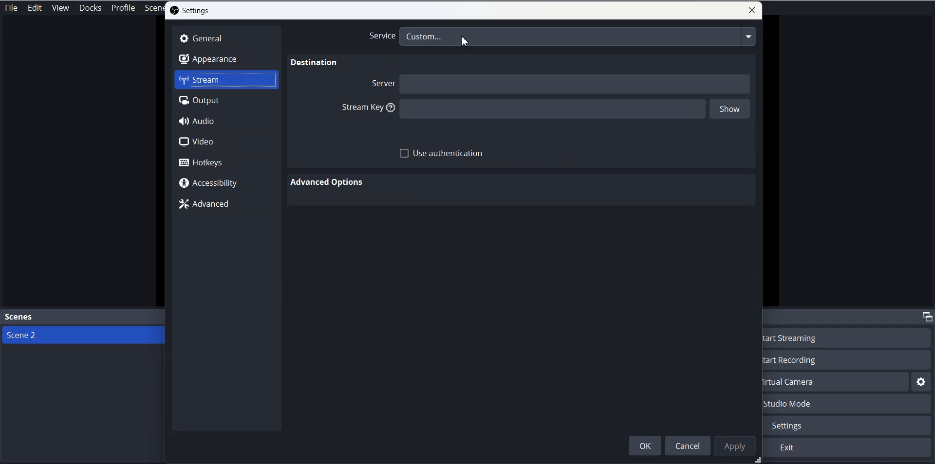 This screenshot has width=935, height=464. What do you see at coordinates (687, 445) in the screenshot?
I see `Cancel` at bounding box center [687, 445].